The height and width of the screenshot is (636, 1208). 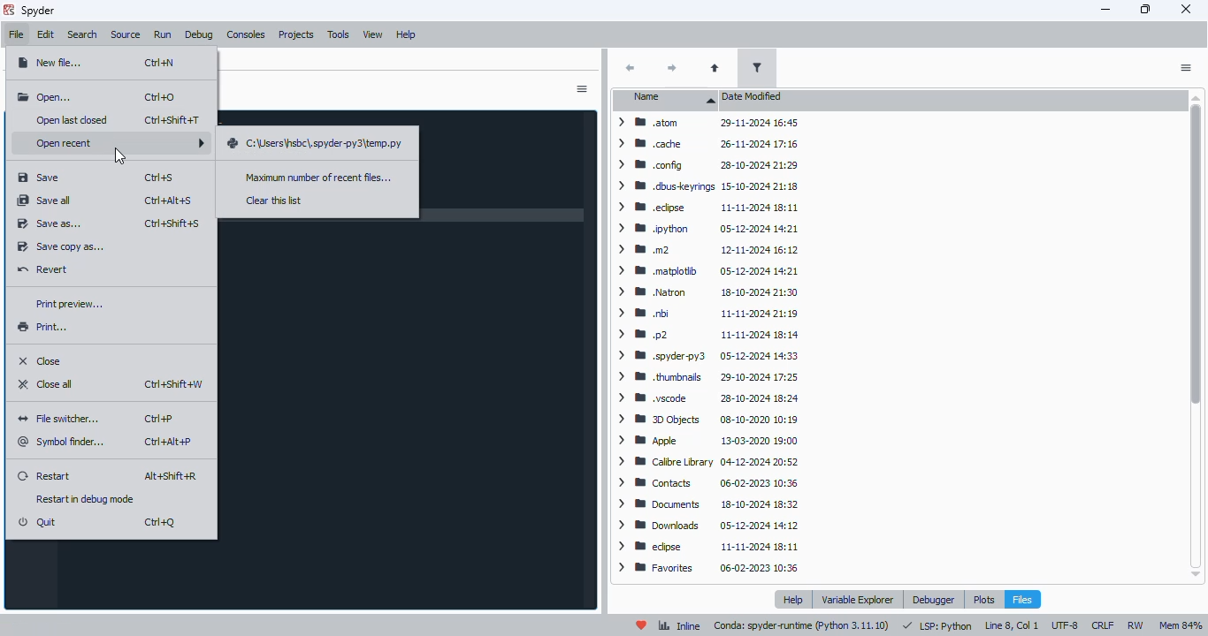 I want to click on > mm 12-11-2024 16:12, so click(x=707, y=251).